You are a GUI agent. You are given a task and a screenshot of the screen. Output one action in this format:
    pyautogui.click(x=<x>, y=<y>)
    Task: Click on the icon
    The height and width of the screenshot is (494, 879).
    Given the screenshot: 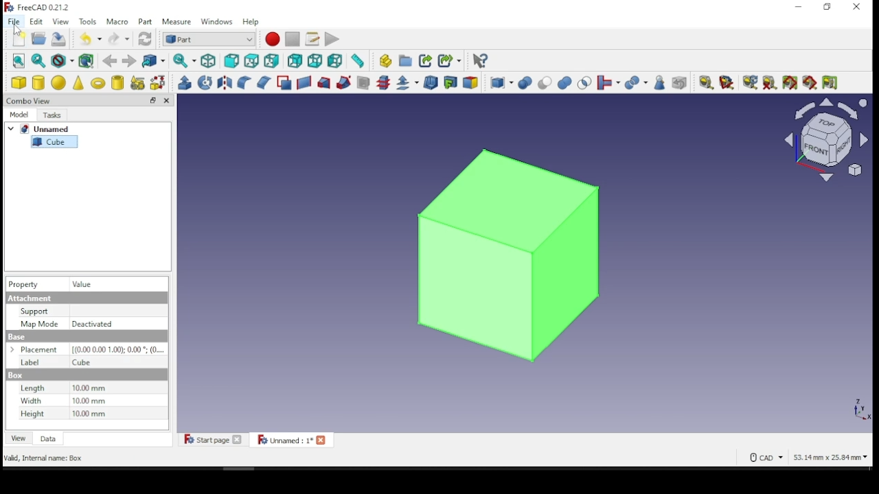 What is the action you would take?
    pyautogui.click(x=39, y=9)
    